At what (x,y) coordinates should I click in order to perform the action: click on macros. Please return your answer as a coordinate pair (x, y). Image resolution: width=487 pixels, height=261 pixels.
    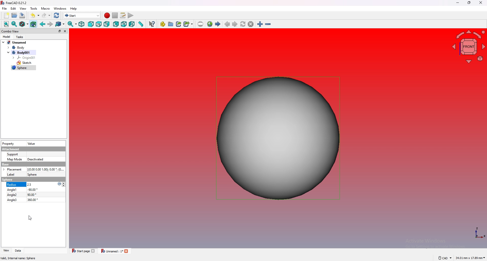
    Looking at the image, I should click on (123, 15).